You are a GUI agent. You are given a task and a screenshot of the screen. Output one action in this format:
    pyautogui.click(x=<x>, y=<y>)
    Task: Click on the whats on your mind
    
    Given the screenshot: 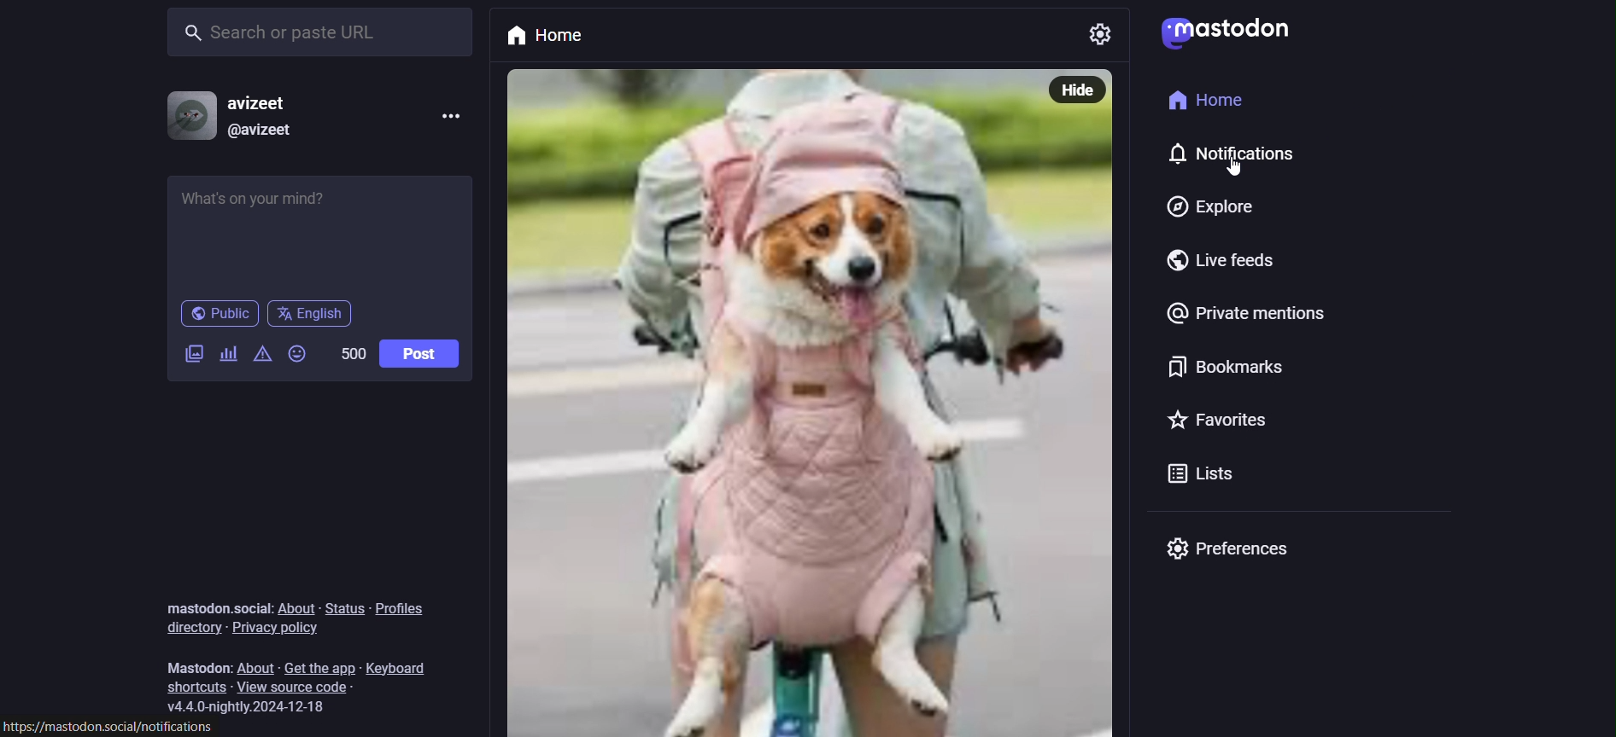 What is the action you would take?
    pyautogui.click(x=322, y=233)
    